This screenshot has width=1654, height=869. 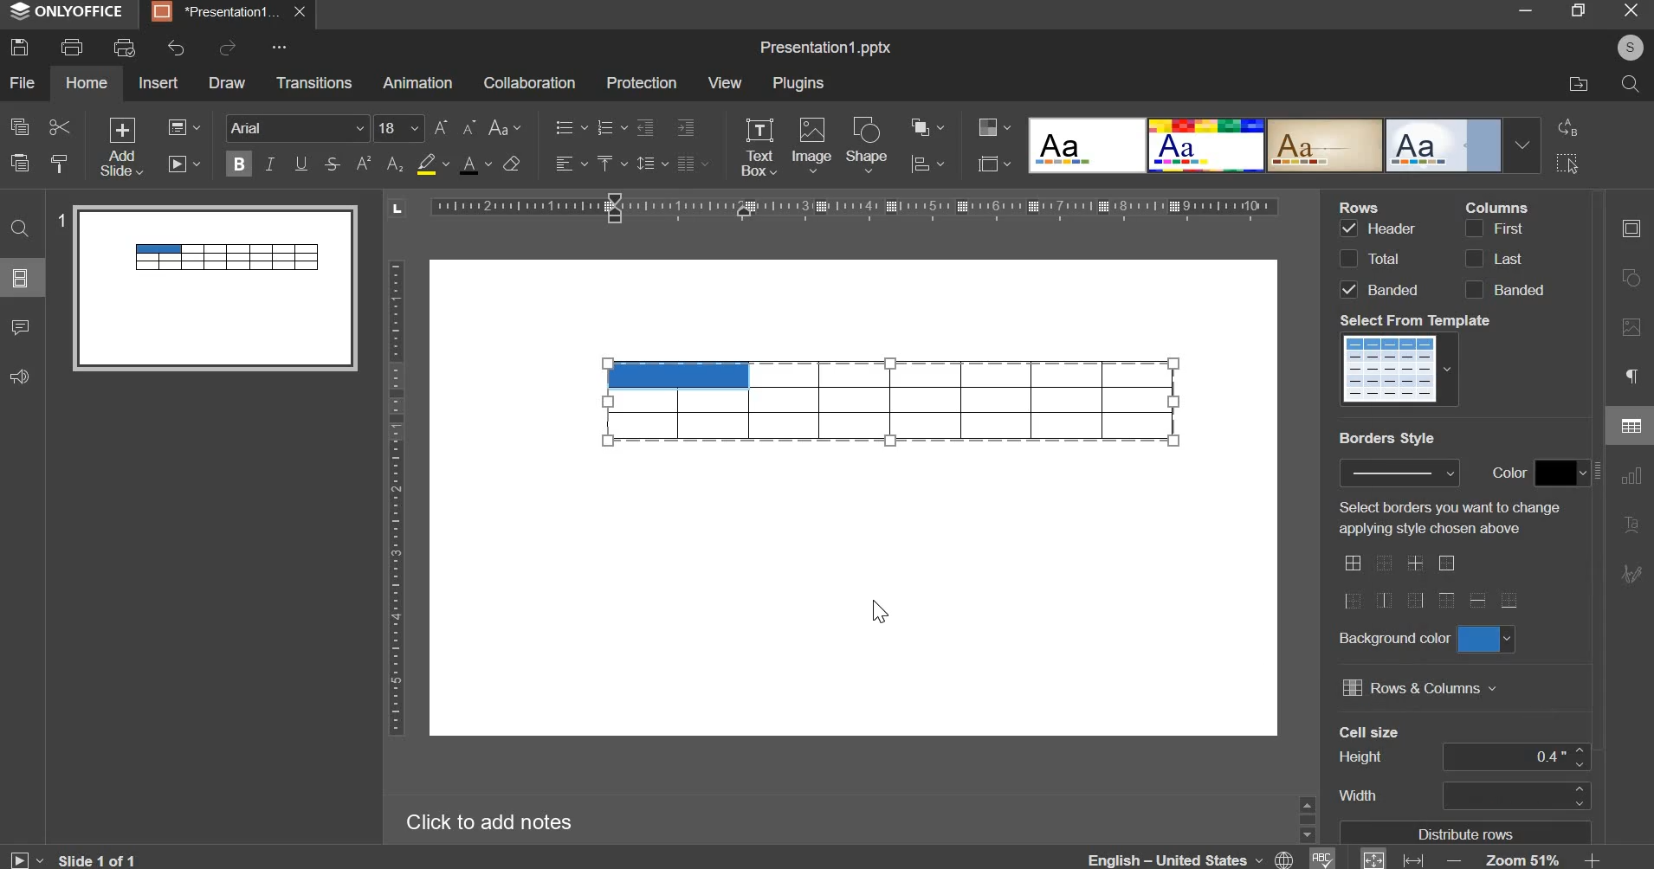 What do you see at coordinates (475, 164) in the screenshot?
I see `text color` at bounding box center [475, 164].